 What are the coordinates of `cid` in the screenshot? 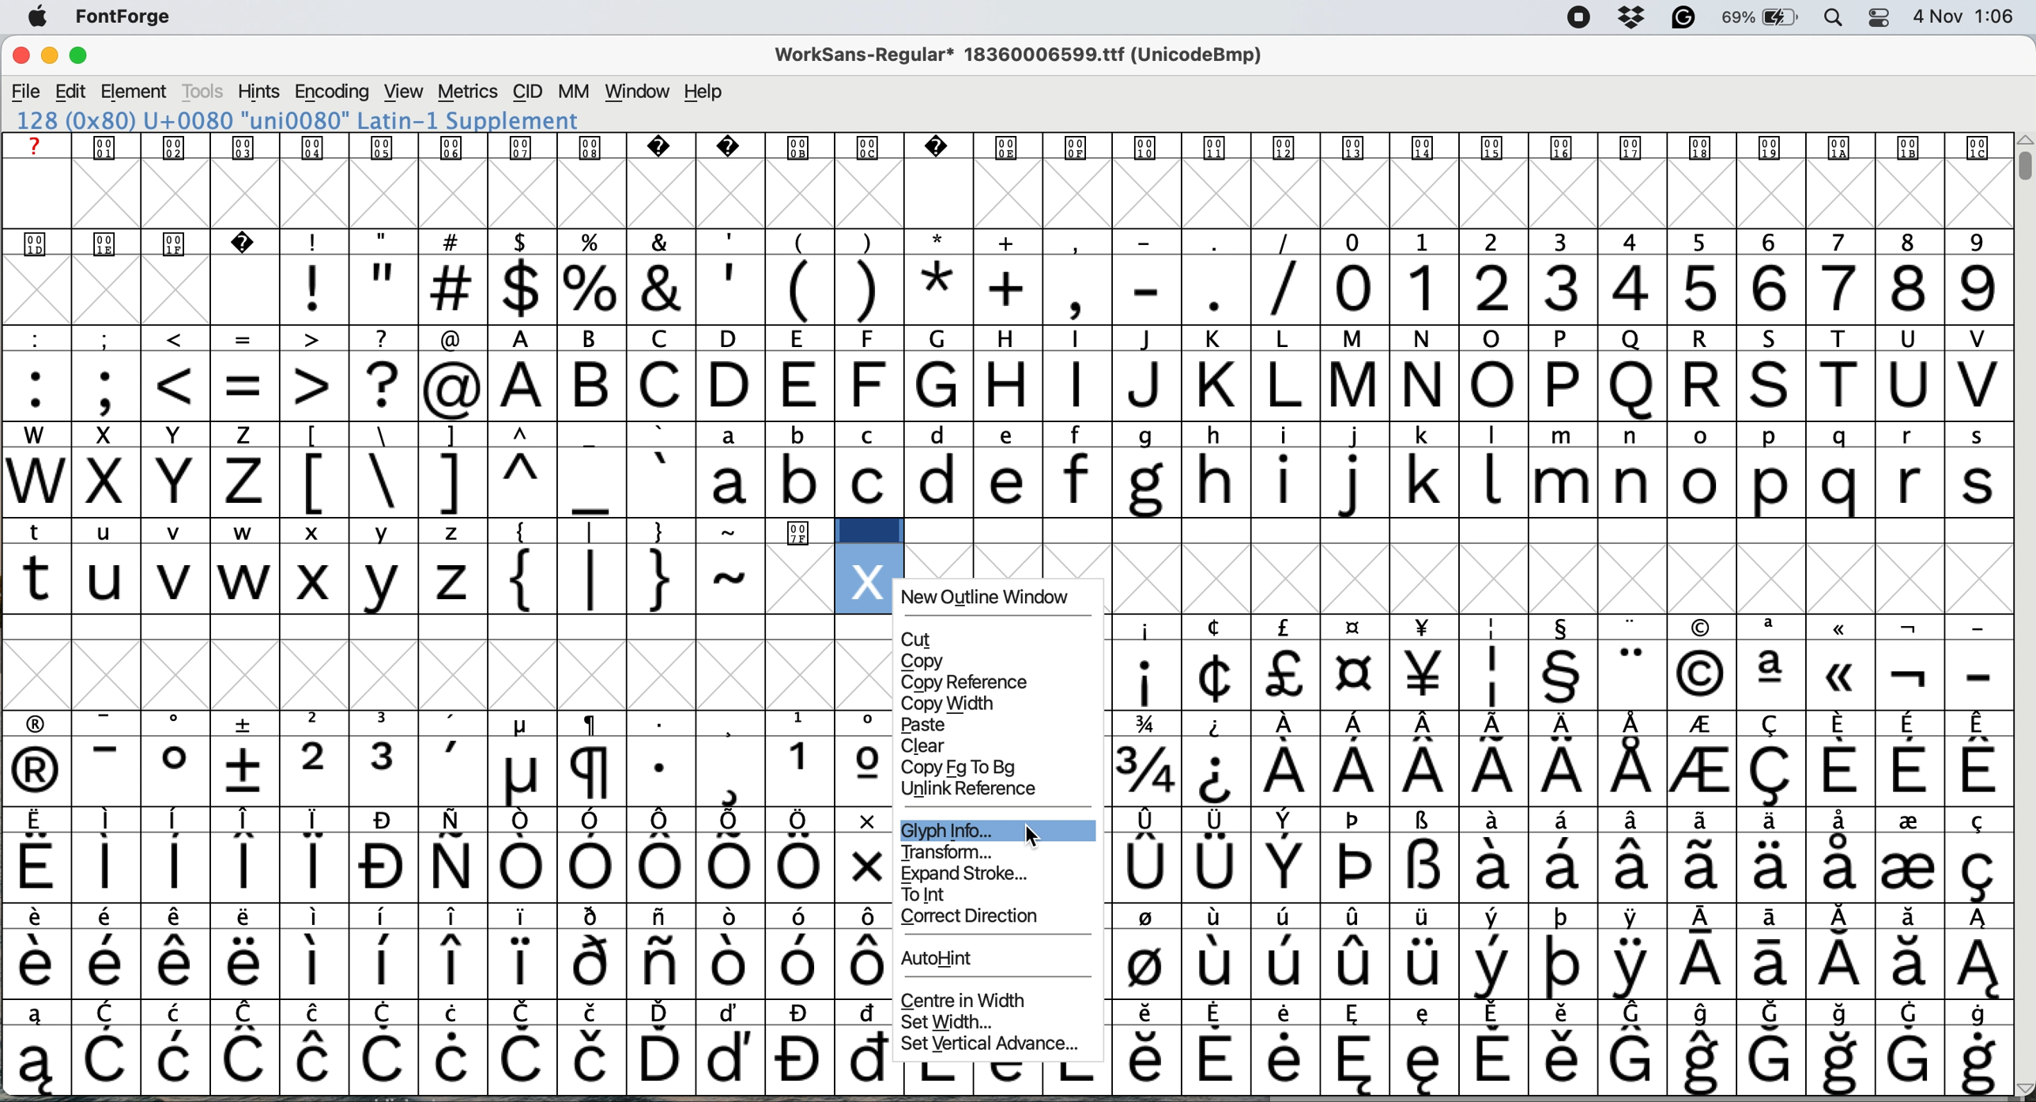 It's located at (527, 92).